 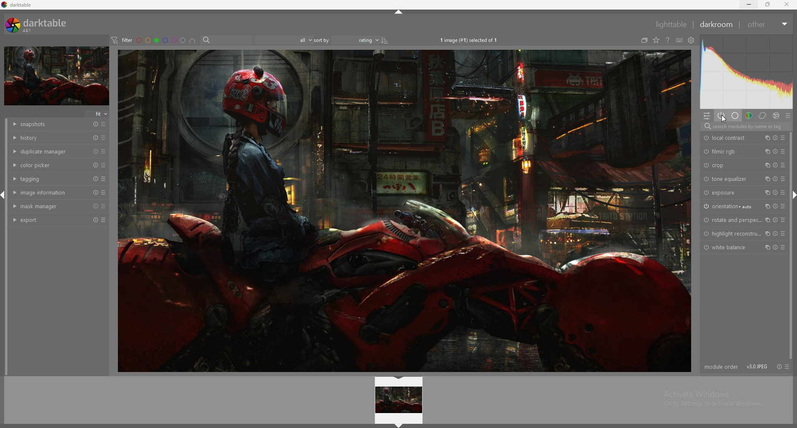 What do you see at coordinates (784, 152) in the screenshot?
I see `presets` at bounding box center [784, 152].